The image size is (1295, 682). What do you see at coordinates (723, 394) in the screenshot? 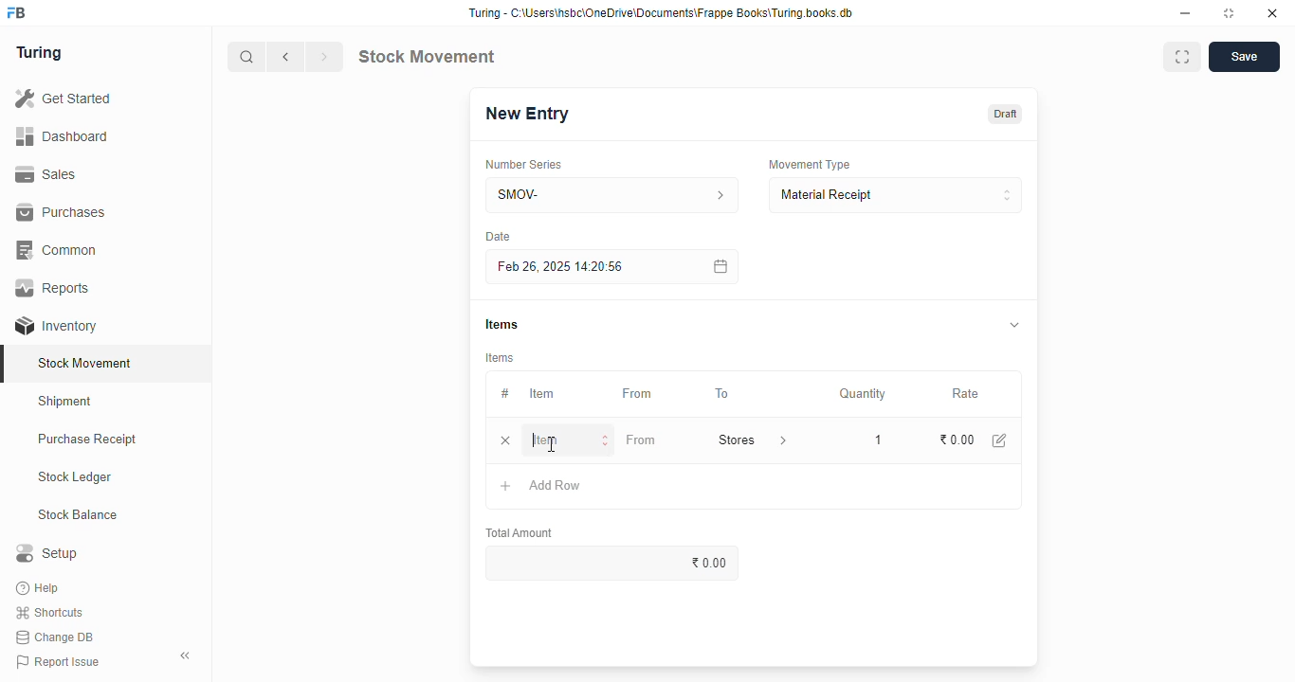
I see `to` at bounding box center [723, 394].